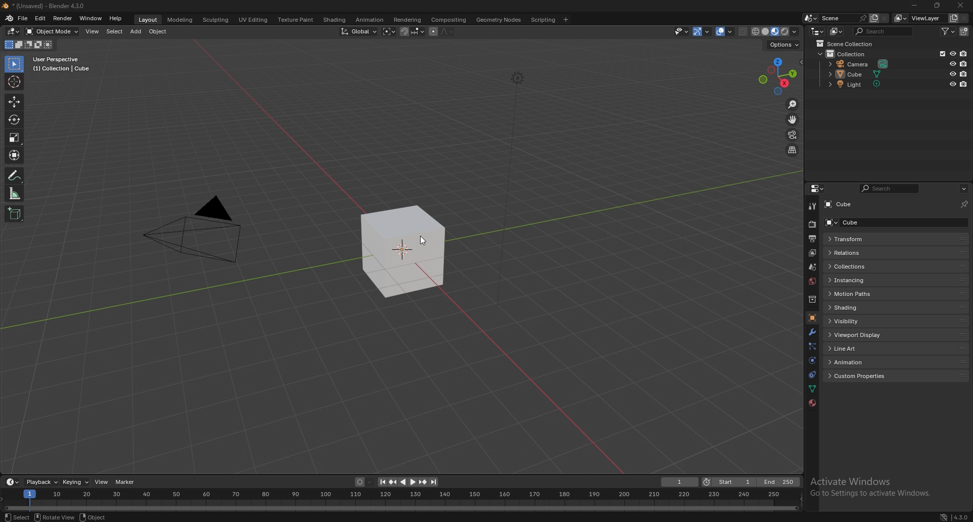  What do you see at coordinates (680, 482) in the screenshot?
I see `current frame` at bounding box center [680, 482].